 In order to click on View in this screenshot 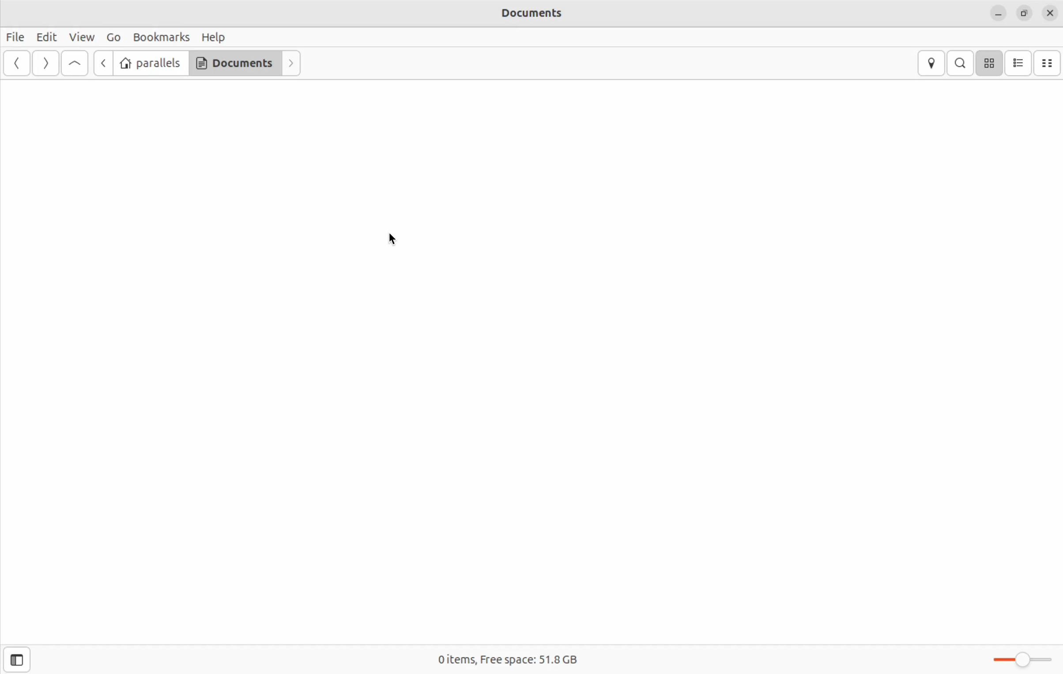, I will do `click(83, 36)`.